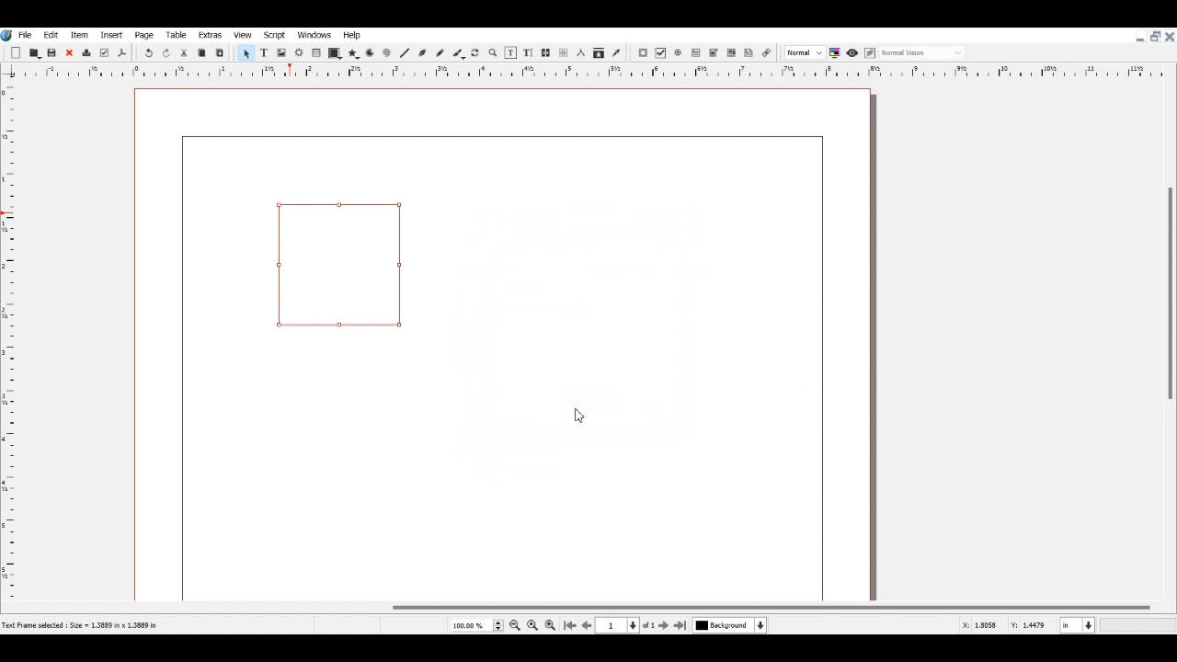  Describe the element at coordinates (577, 73) in the screenshot. I see `Vertical scale` at that location.